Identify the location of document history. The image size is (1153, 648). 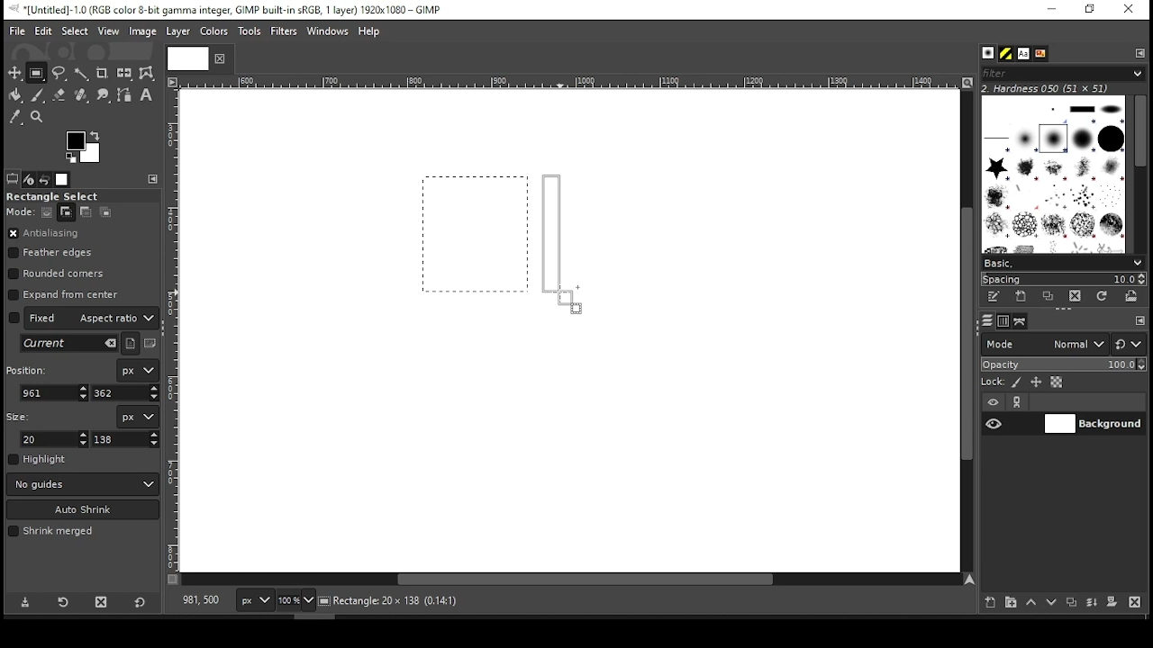
(1040, 54).